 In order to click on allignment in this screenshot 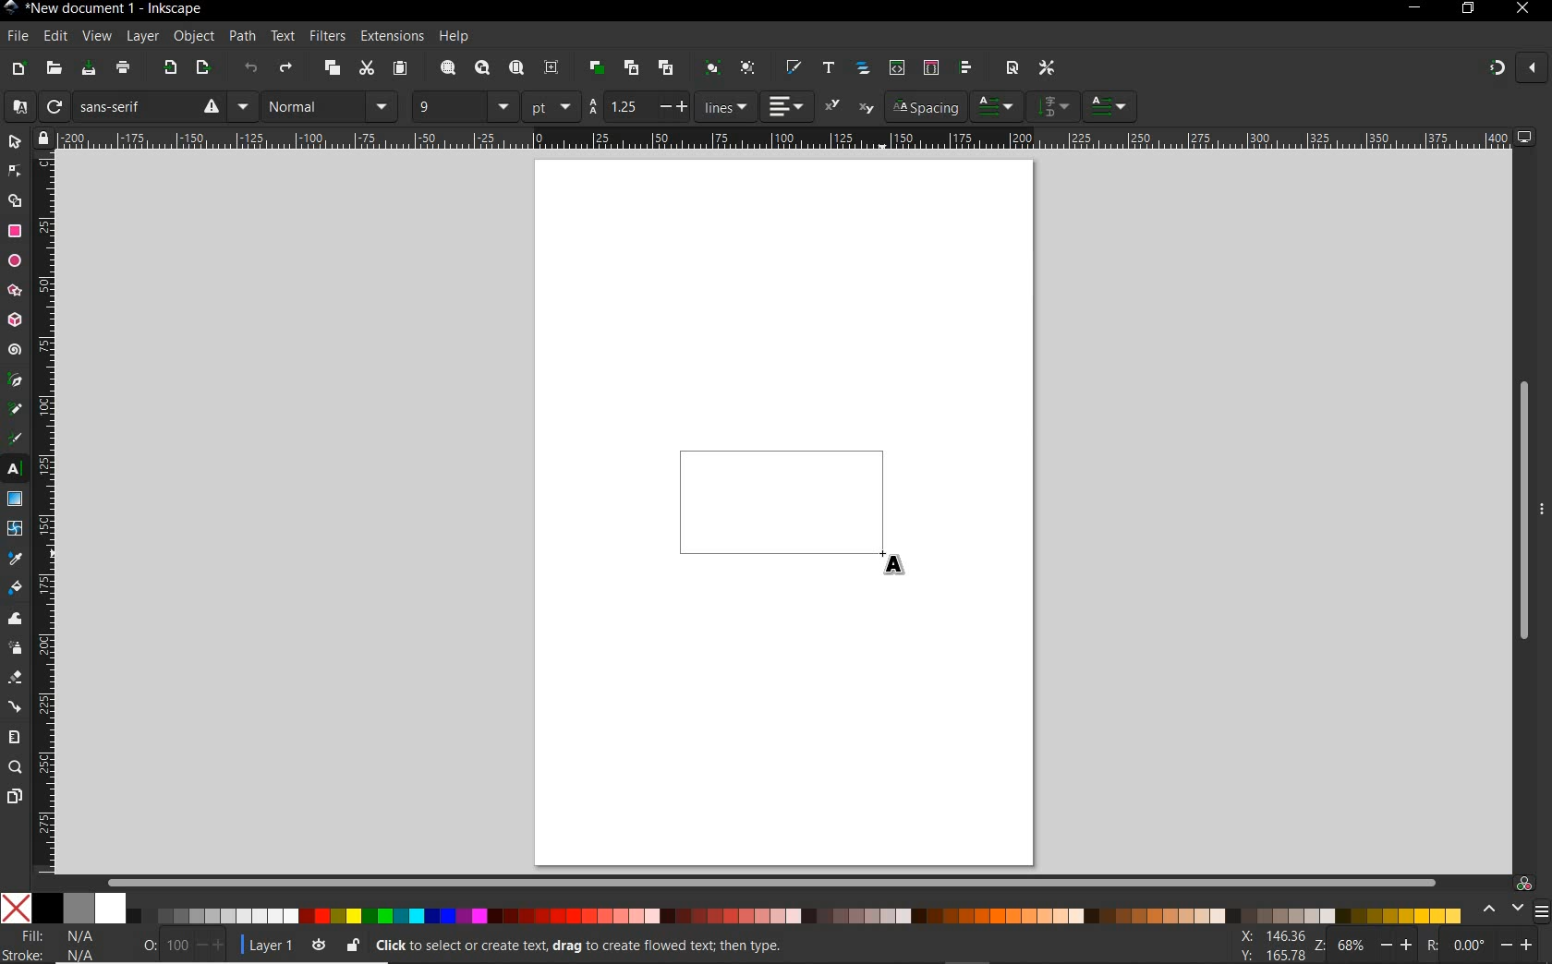, I will do `click(787, 106)`.